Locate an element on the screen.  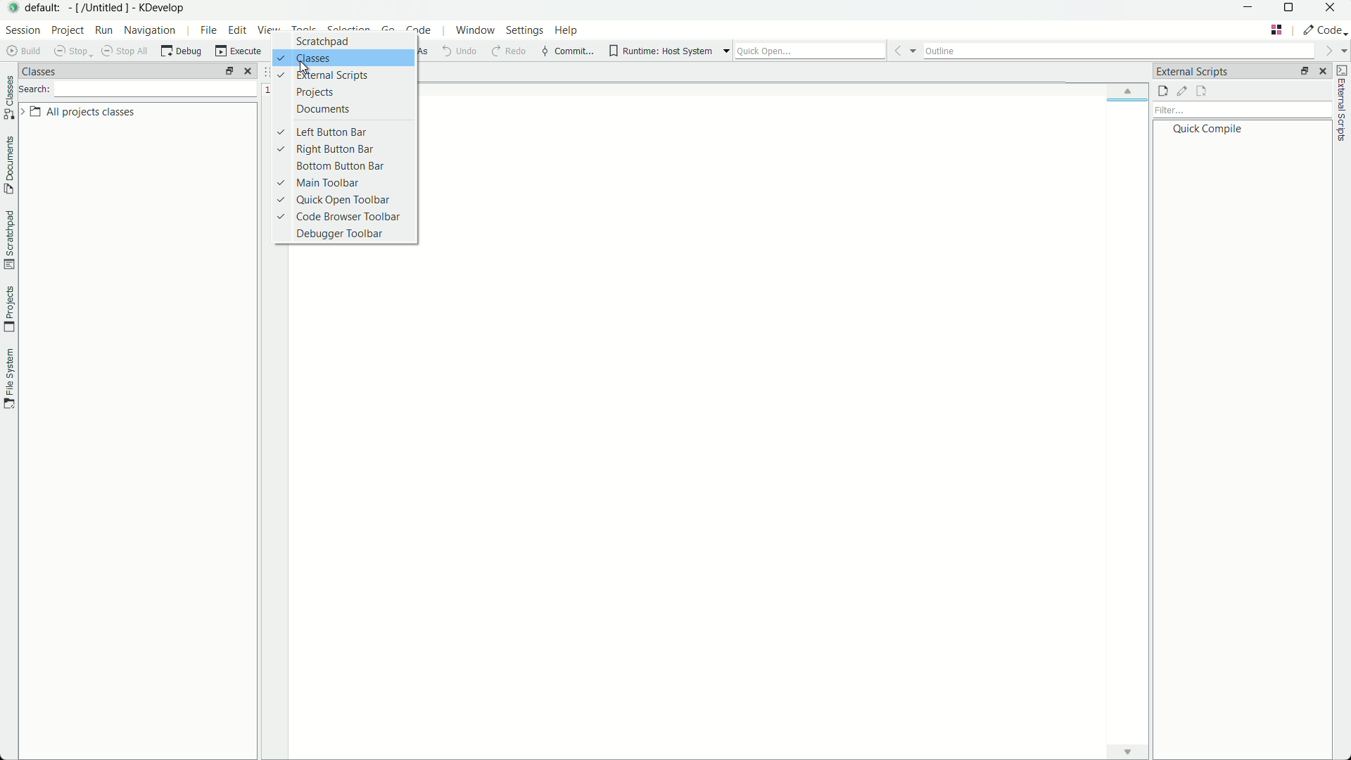
commit is located at coordinates (566, 51).